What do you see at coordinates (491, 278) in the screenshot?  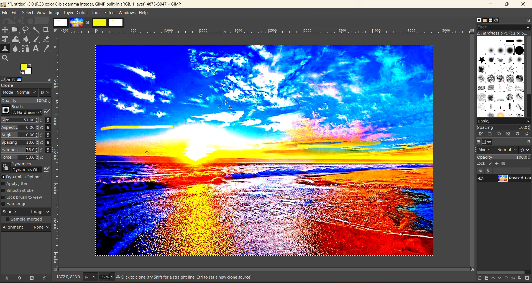 I see `raise this layer` at bounding box center [491, 278].